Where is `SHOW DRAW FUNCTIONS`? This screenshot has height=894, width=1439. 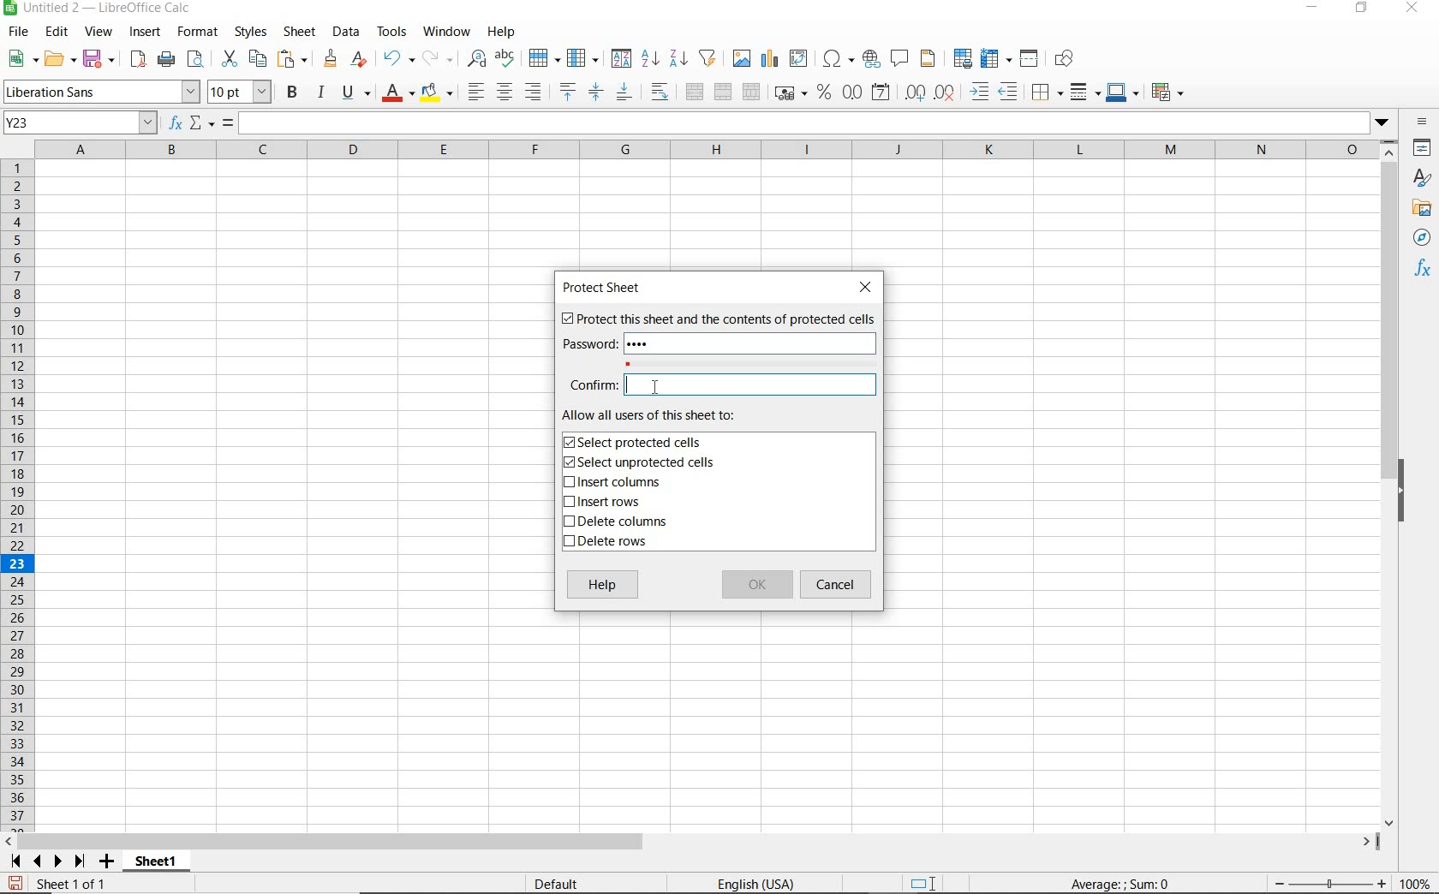 SHOW DRAW FUNCTIONS is located at coordinates (1065, 59).